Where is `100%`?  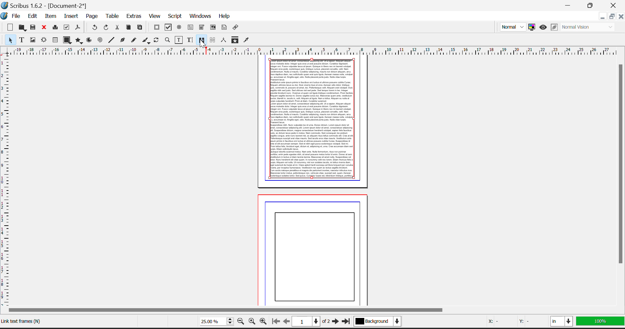 100% is located at coordinates (601, 323).